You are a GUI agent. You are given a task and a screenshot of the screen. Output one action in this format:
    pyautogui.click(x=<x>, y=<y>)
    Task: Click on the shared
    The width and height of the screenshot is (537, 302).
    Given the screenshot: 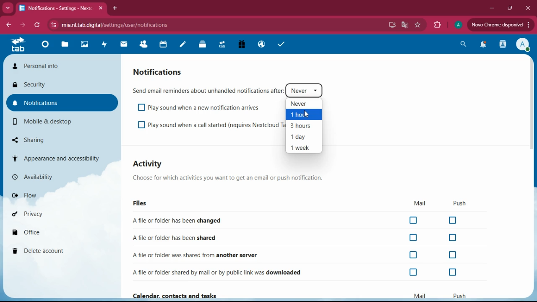 What is the action you would take?
    pyautogui.click(x=177, y=239)
    